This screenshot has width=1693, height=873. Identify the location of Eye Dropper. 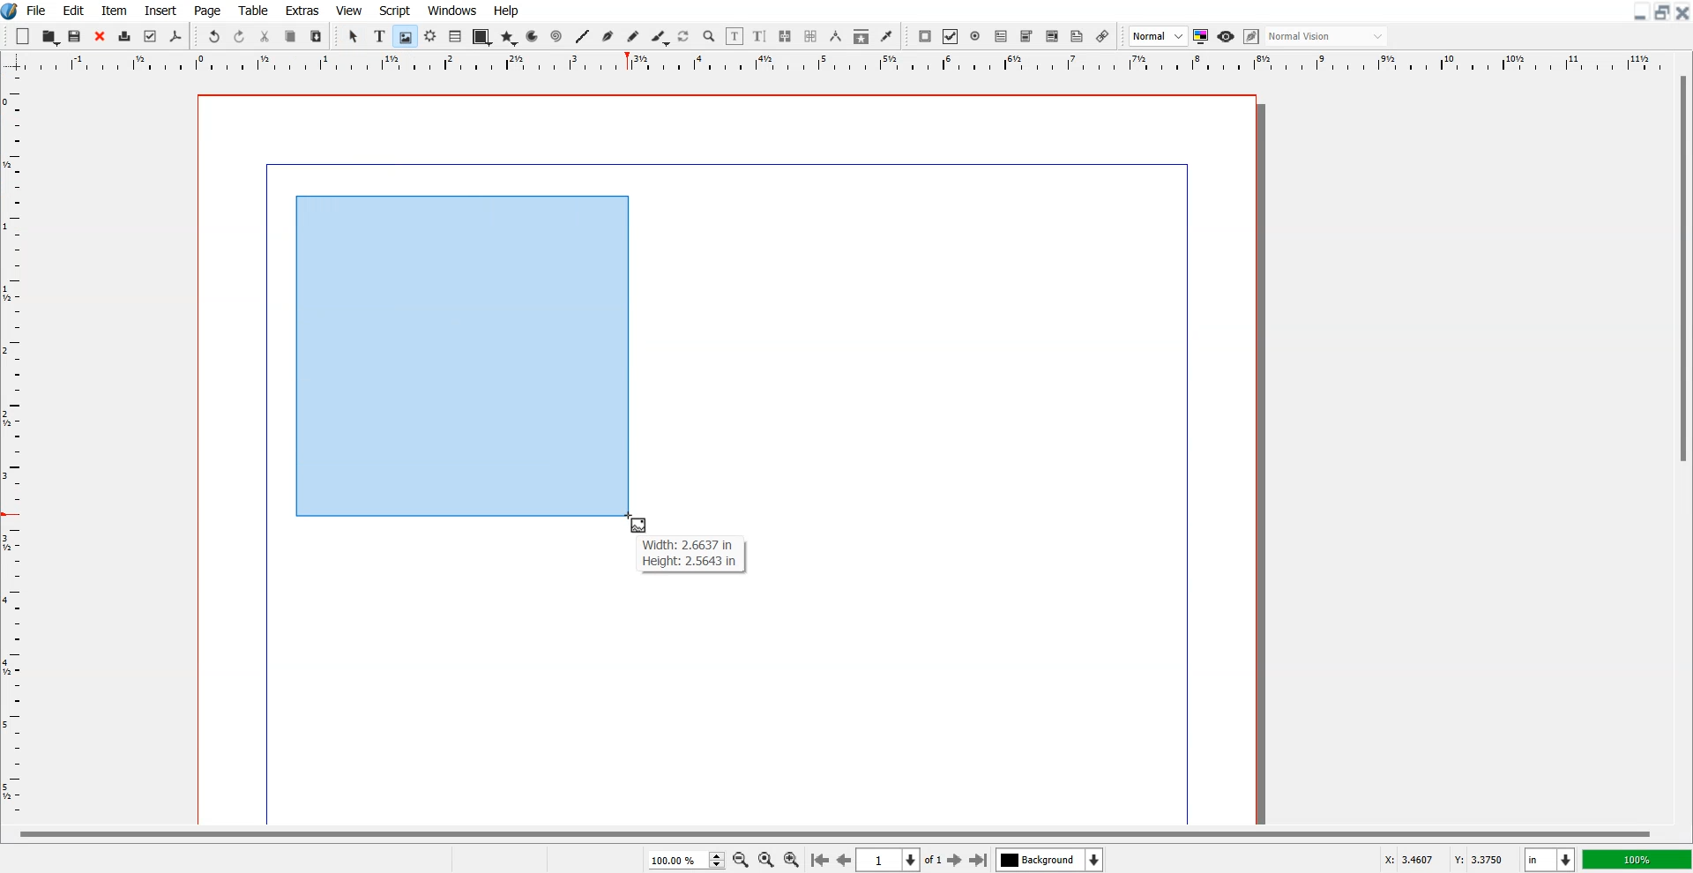
(886, 36).